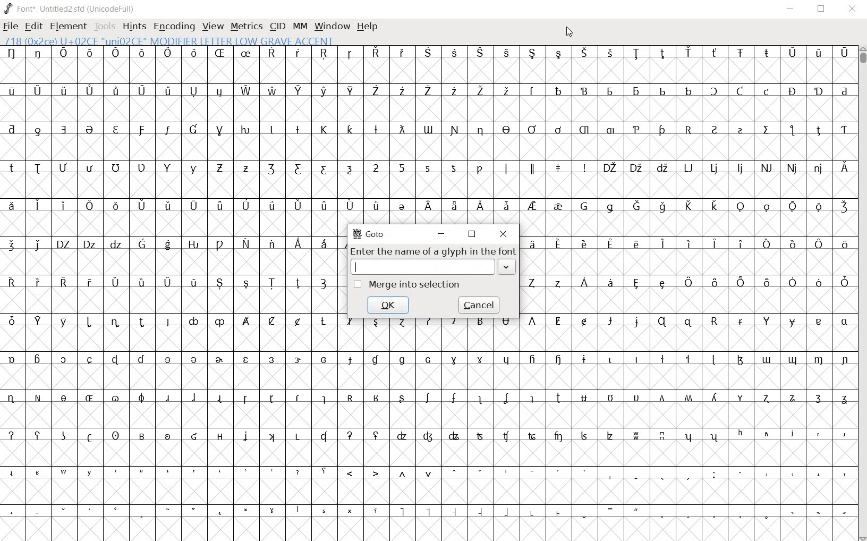 The height and width of the screenshot is (541, 867). What do you see at coordinates (174, 27) in the screenshot?
I see `Encoding` at bounding box center [174, 27].